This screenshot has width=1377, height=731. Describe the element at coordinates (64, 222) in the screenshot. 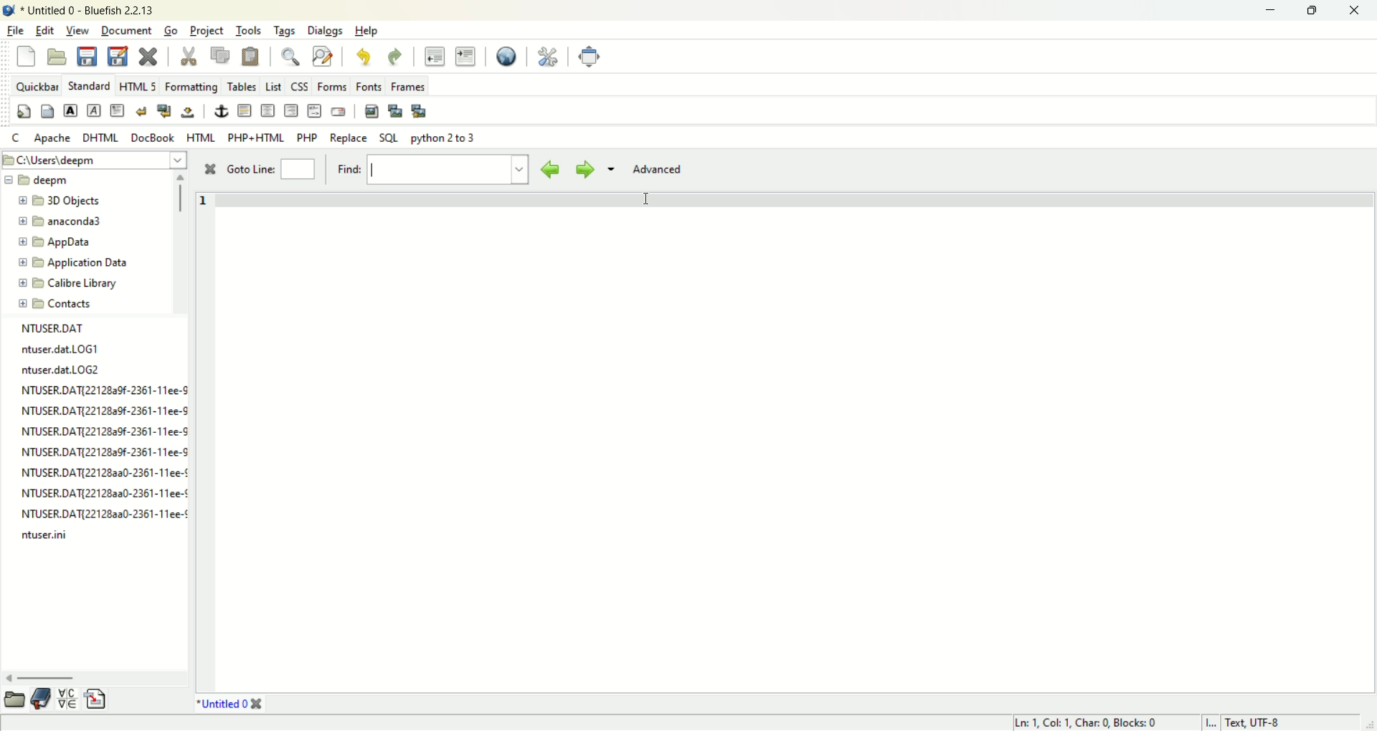

I see `anaconda` at that location.